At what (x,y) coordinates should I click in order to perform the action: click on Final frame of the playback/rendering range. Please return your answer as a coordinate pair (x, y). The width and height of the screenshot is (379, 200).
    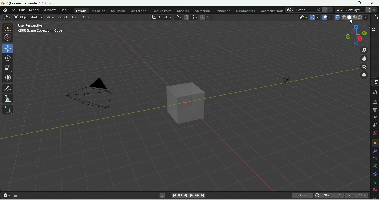
    Looking at the image, I should click on (357, 195).